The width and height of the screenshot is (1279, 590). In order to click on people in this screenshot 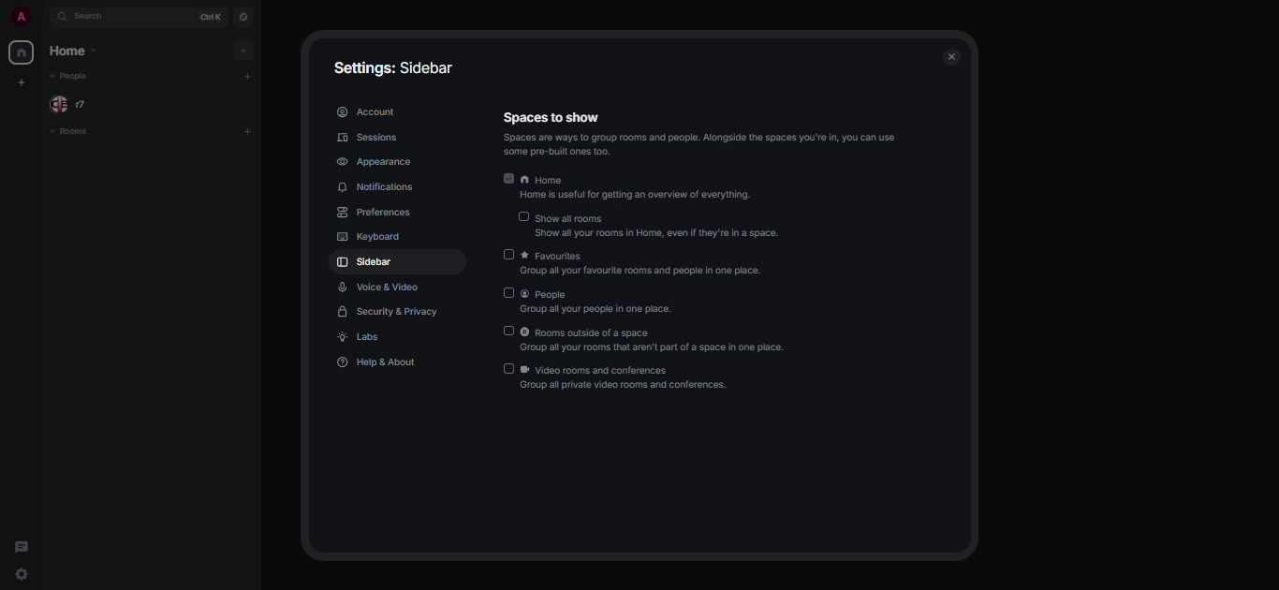, I will do `click(556, 293)`.